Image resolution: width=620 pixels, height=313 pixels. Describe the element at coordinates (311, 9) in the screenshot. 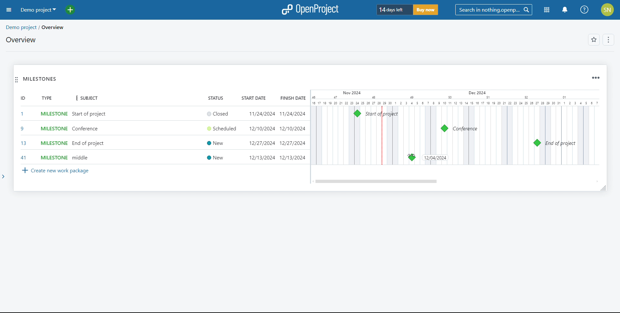

I see `logo` at that location.